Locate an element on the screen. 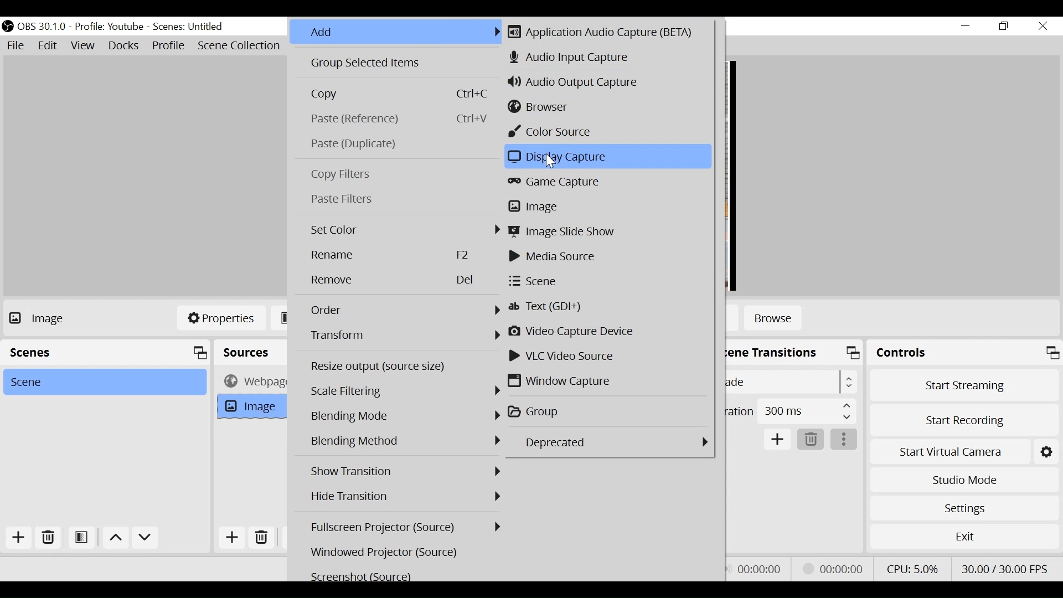 The image size is (1063, 598). Edit is located at coordinates (48, 45).